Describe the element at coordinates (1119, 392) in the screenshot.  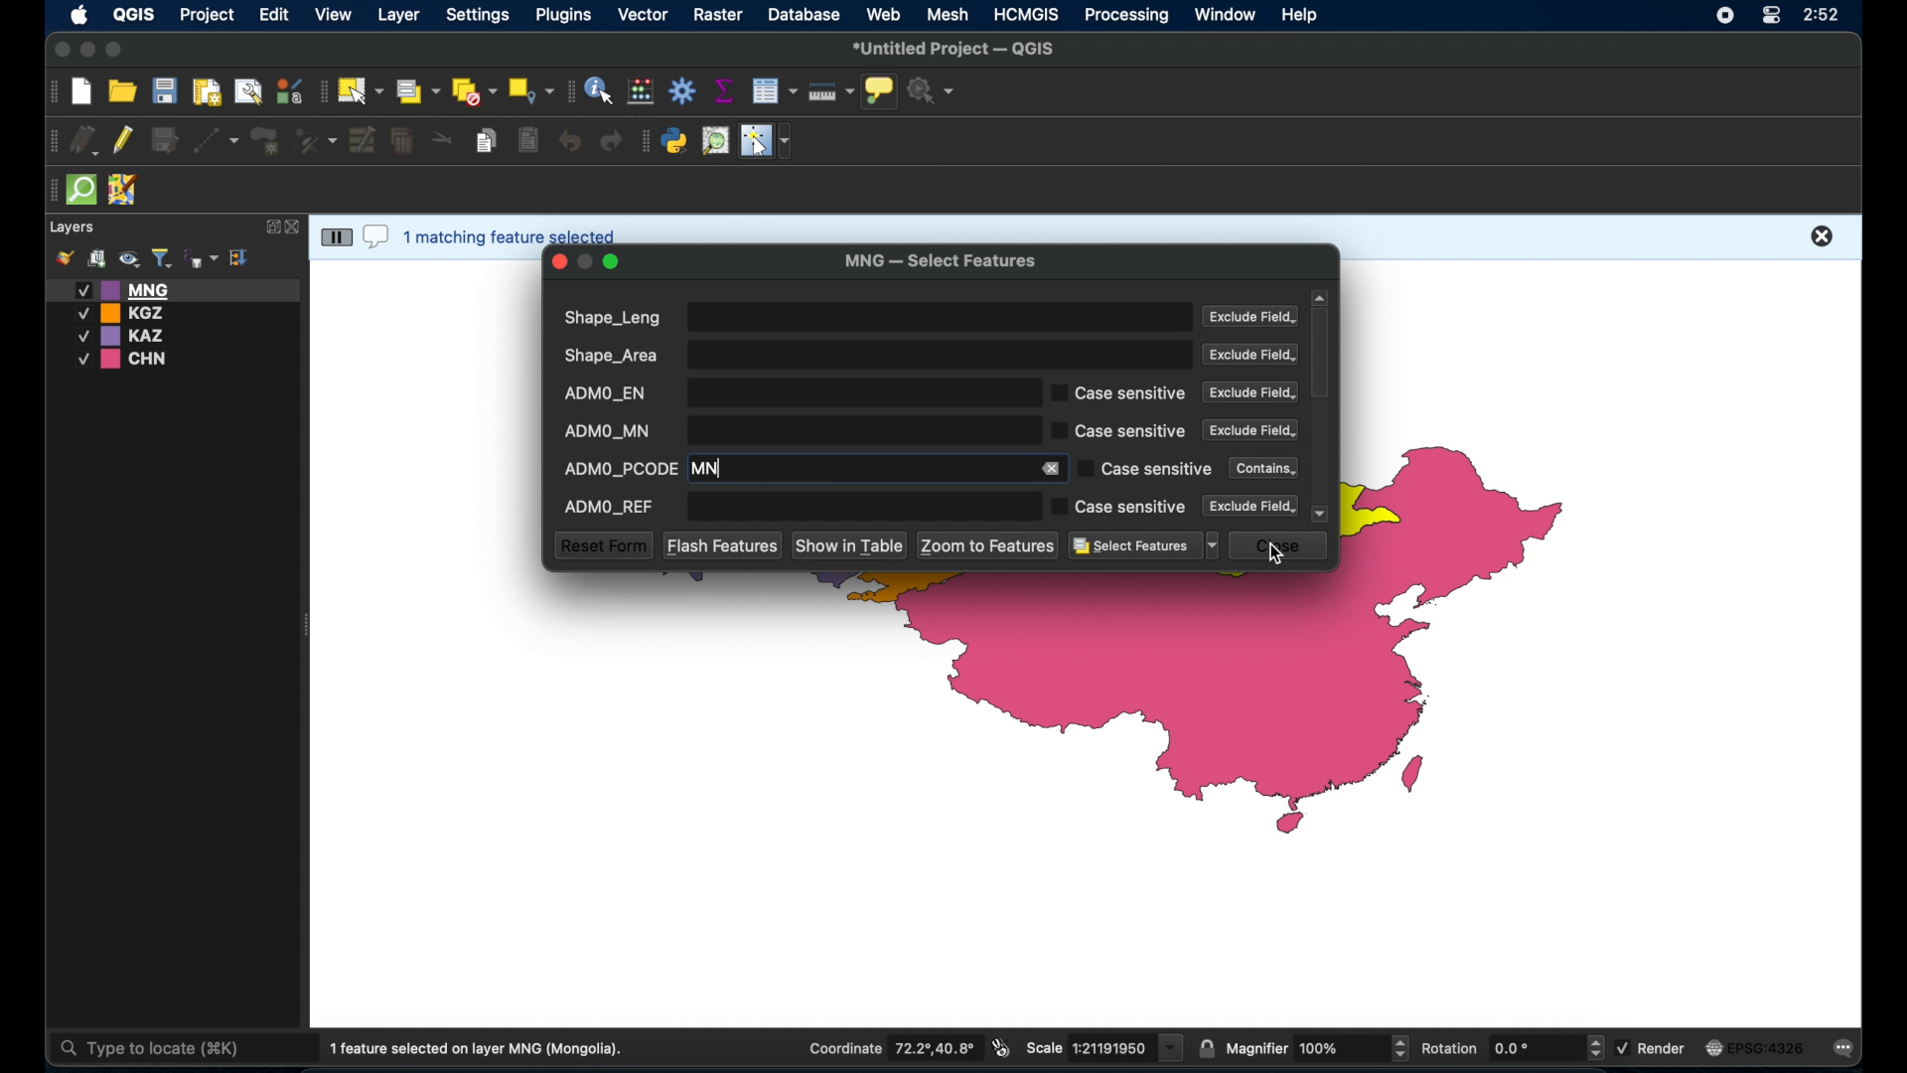
I see `case sensitive` at that location.